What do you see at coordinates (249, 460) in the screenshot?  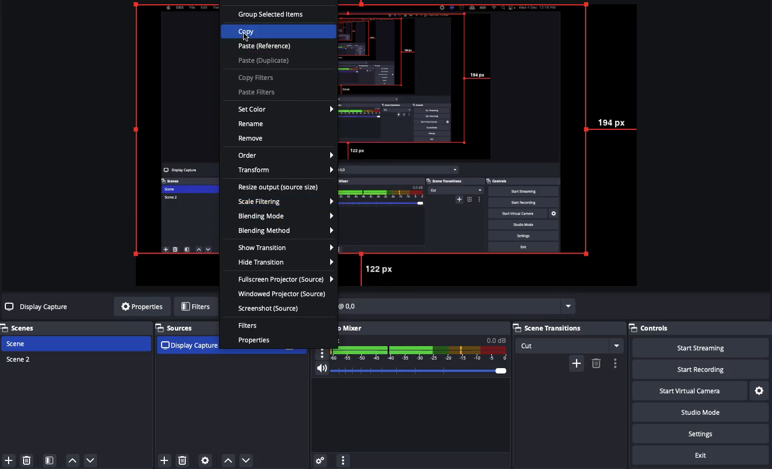 I see `next` at bounding box center [249, 460].